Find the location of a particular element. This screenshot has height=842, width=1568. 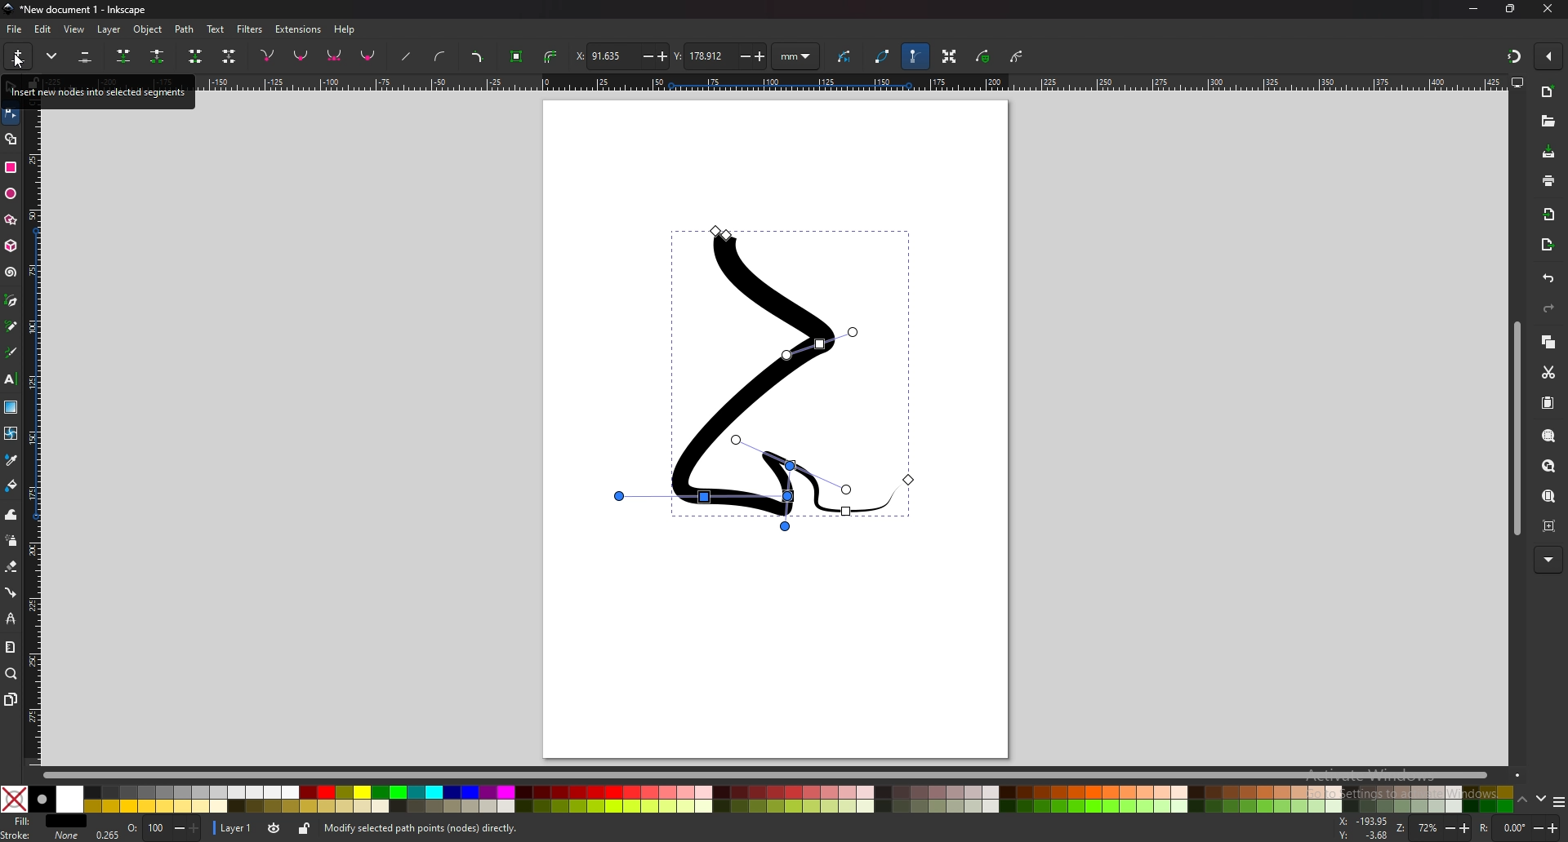

erase is located at coordinates (11, 567).